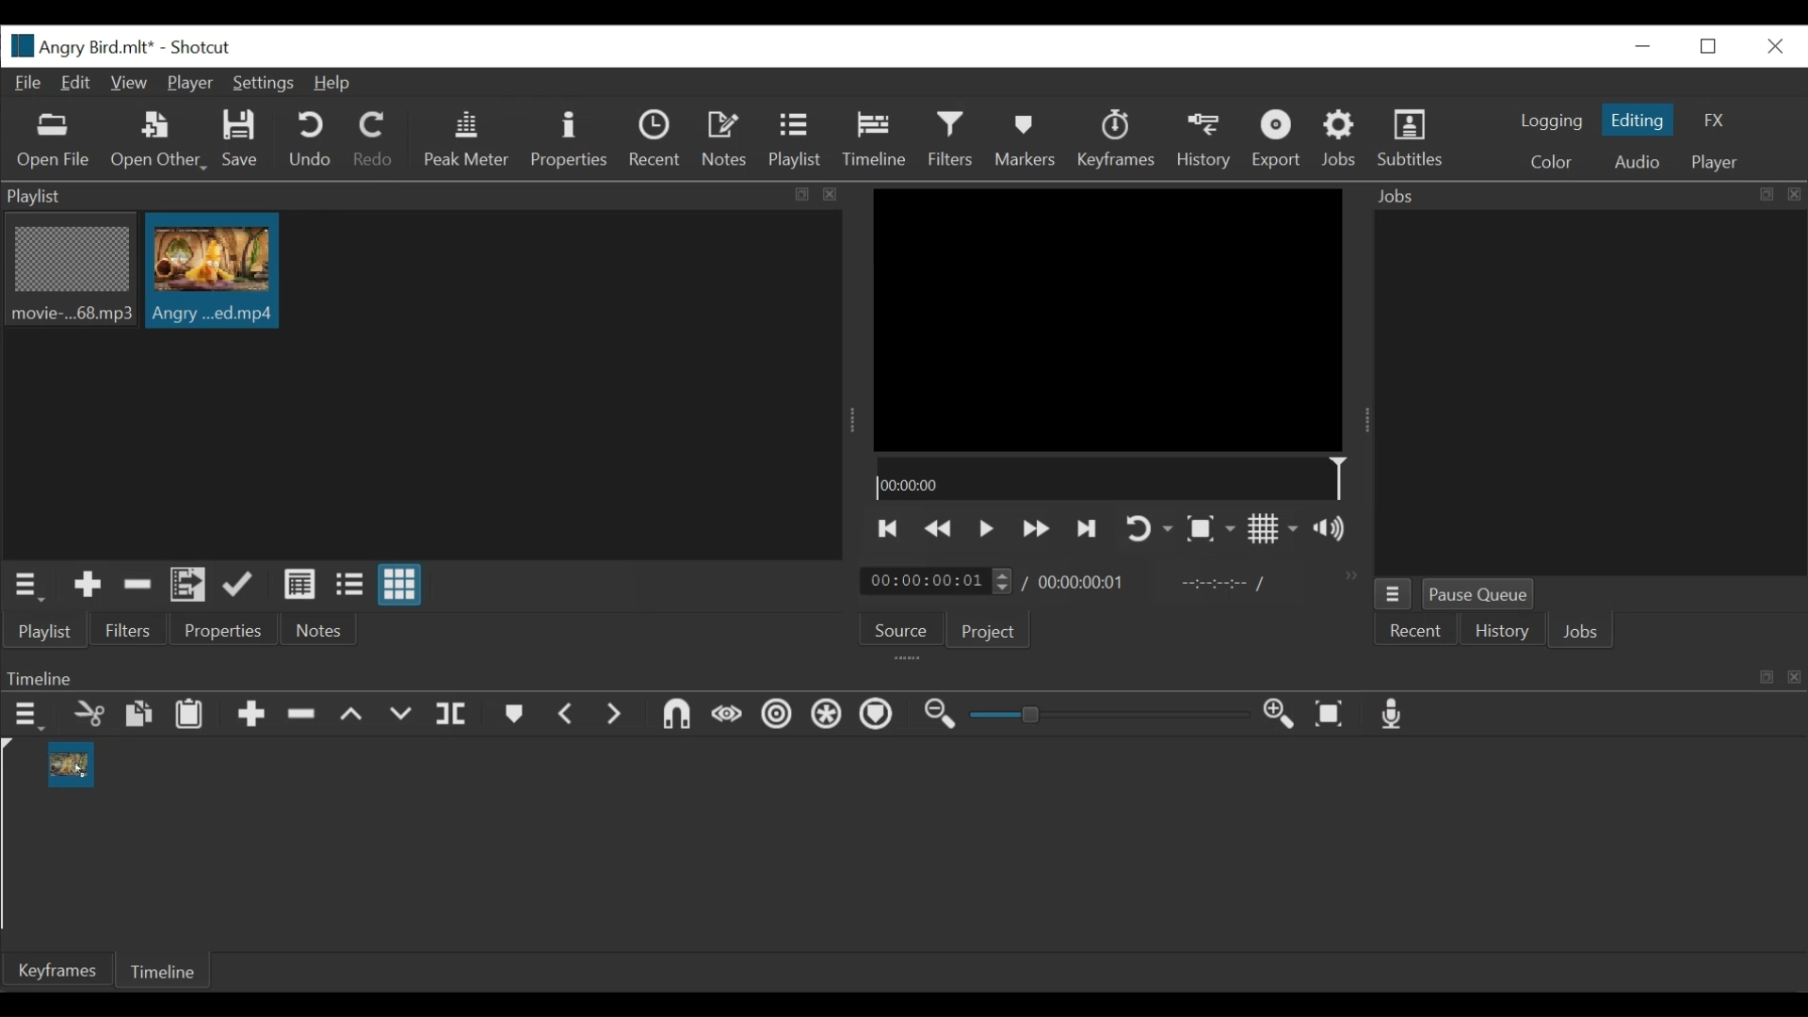 The height and width of the screenshot is (1017, 1808). What do you see at coordinates (425, 197) in the screenshot?
I see `Playlist panel` at bounding box center [425, 197].